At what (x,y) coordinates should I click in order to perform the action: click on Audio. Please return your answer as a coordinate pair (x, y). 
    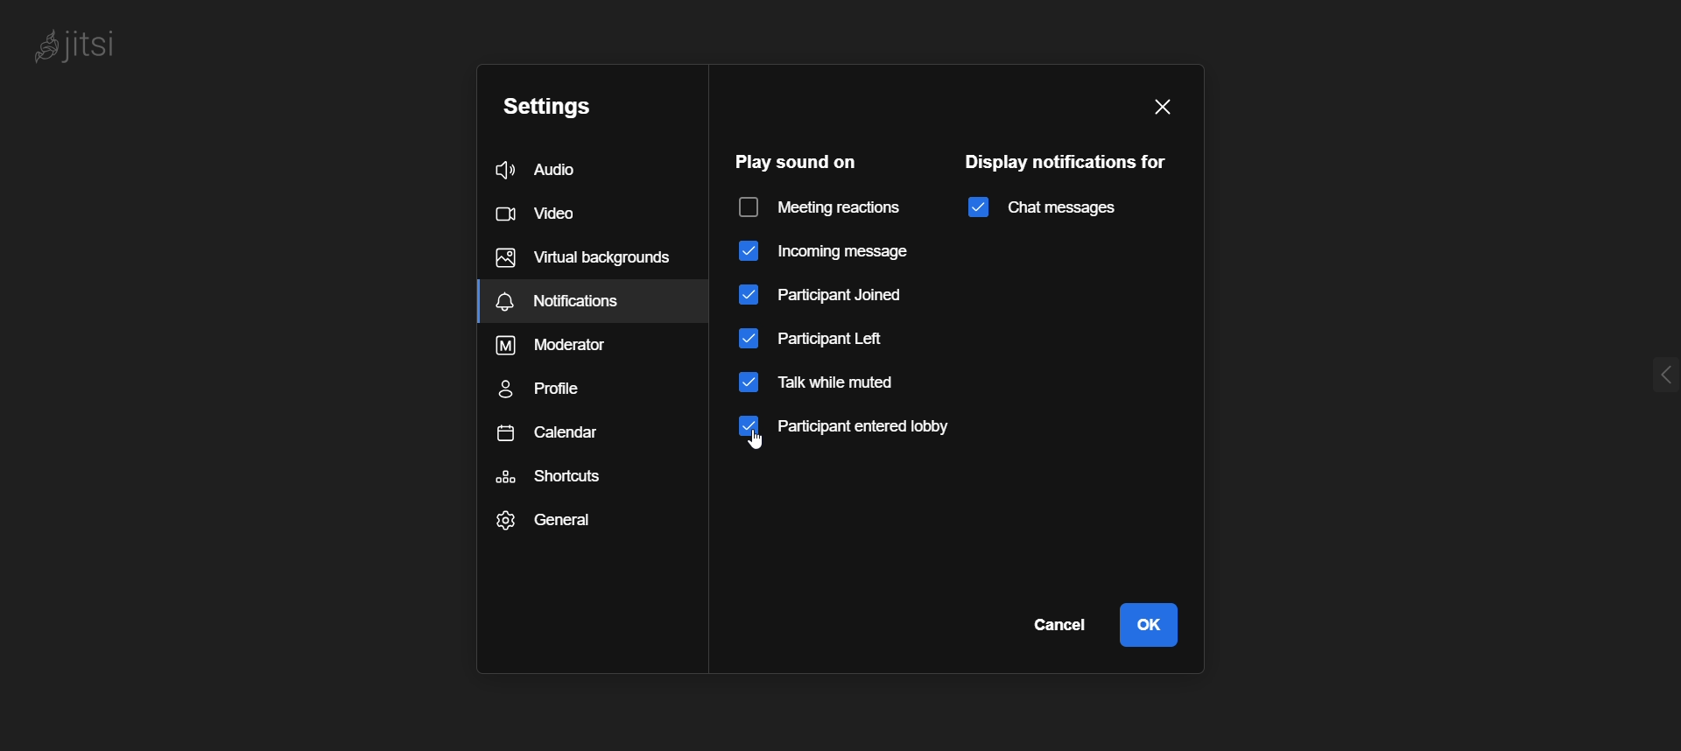
    Looking at the image, I should click on (576, 169).